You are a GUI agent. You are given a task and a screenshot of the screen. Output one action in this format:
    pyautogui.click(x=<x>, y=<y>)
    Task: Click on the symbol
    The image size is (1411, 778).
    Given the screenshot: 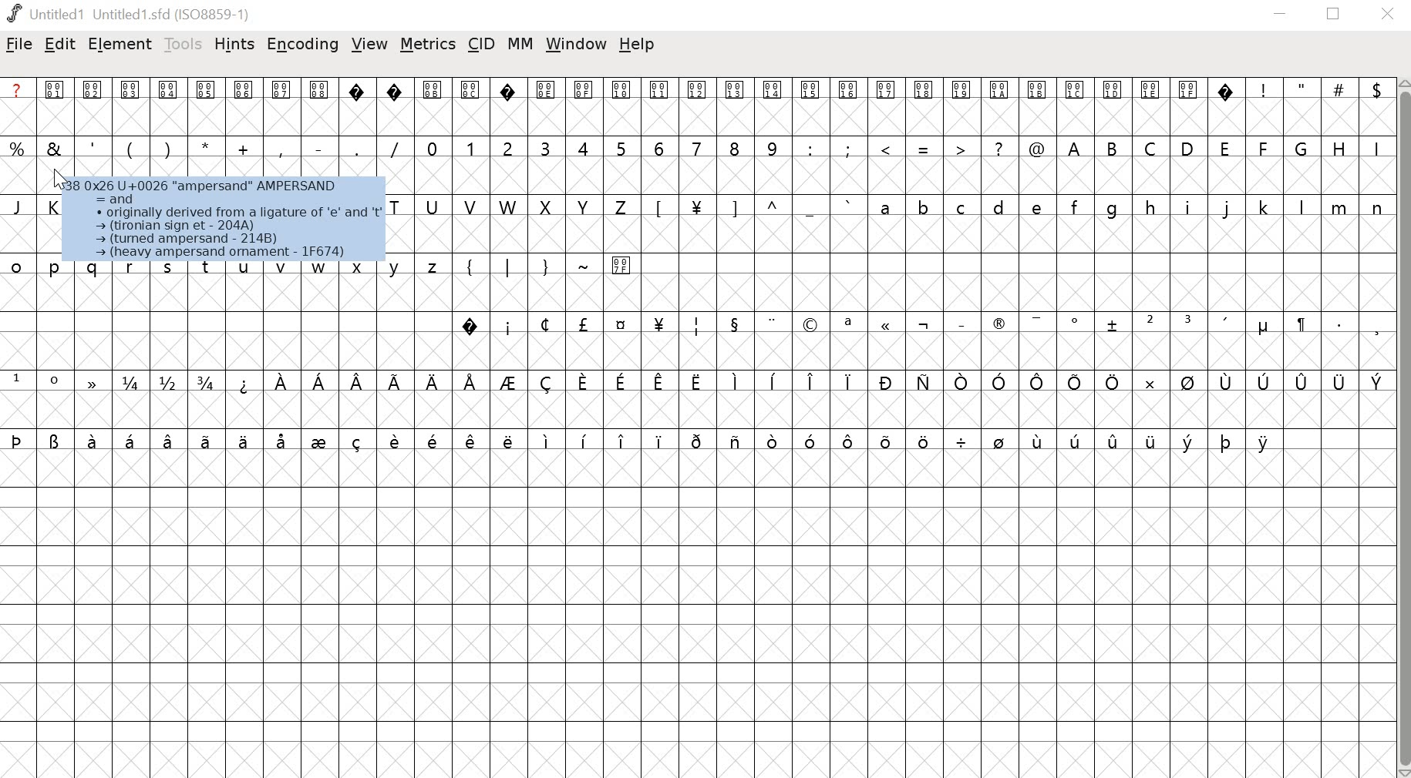 What is the action you would take?
    pyautogui.click(x=359, y=440)
    